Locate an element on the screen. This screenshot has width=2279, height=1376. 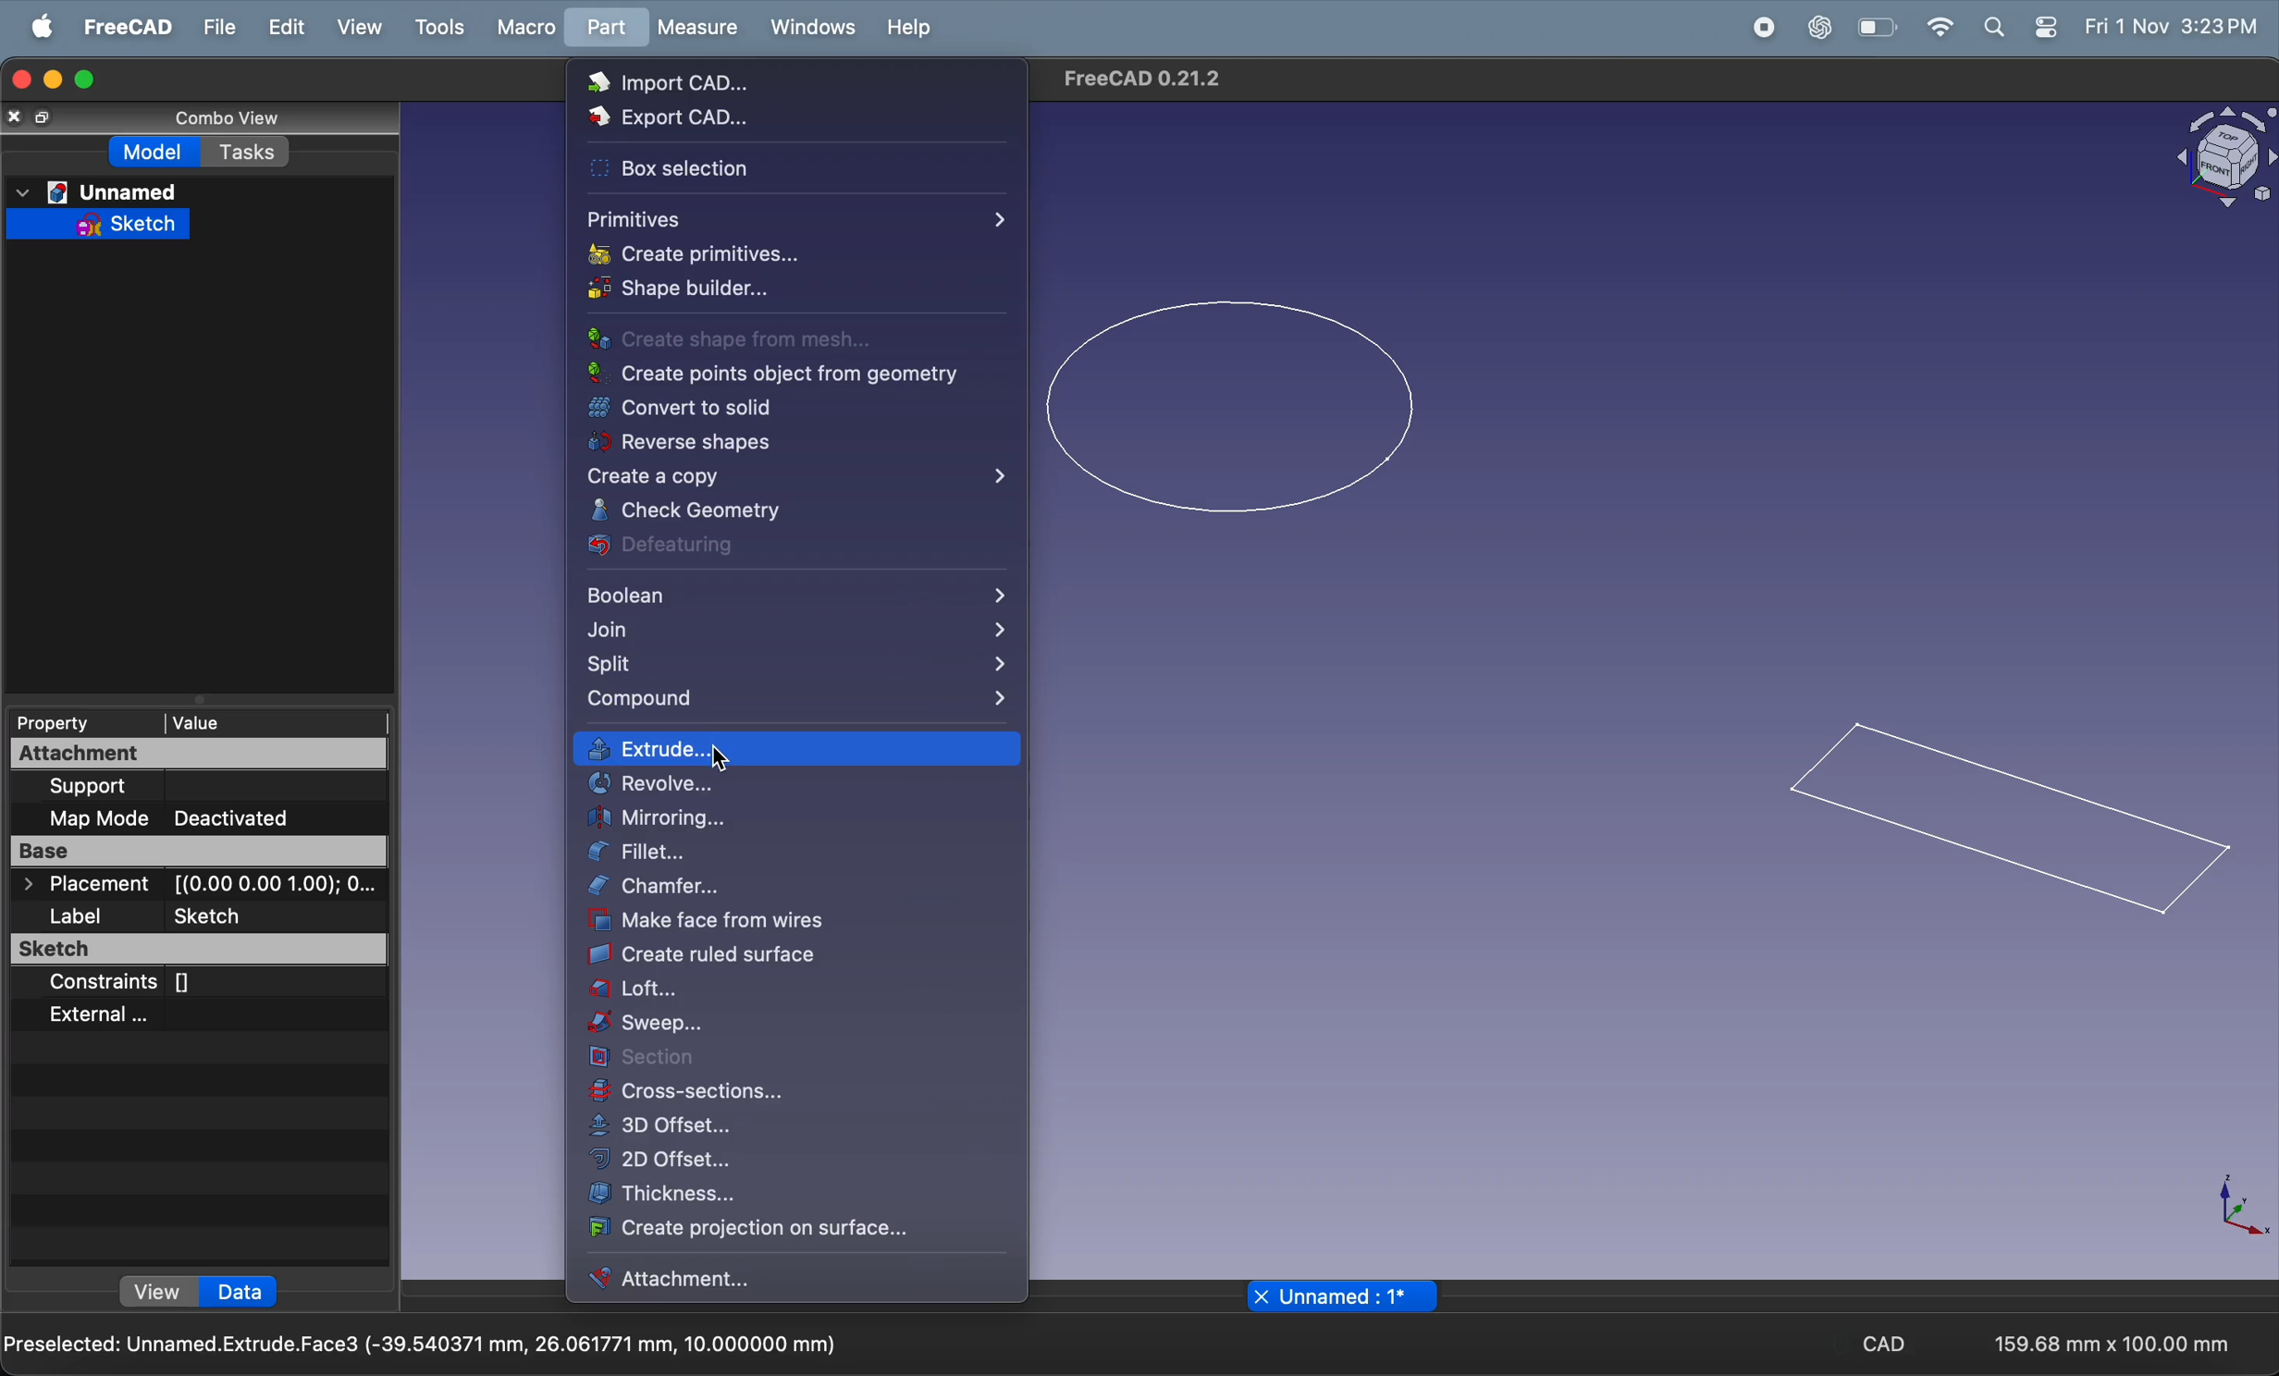
Section is located at coordinates (743, 1058).